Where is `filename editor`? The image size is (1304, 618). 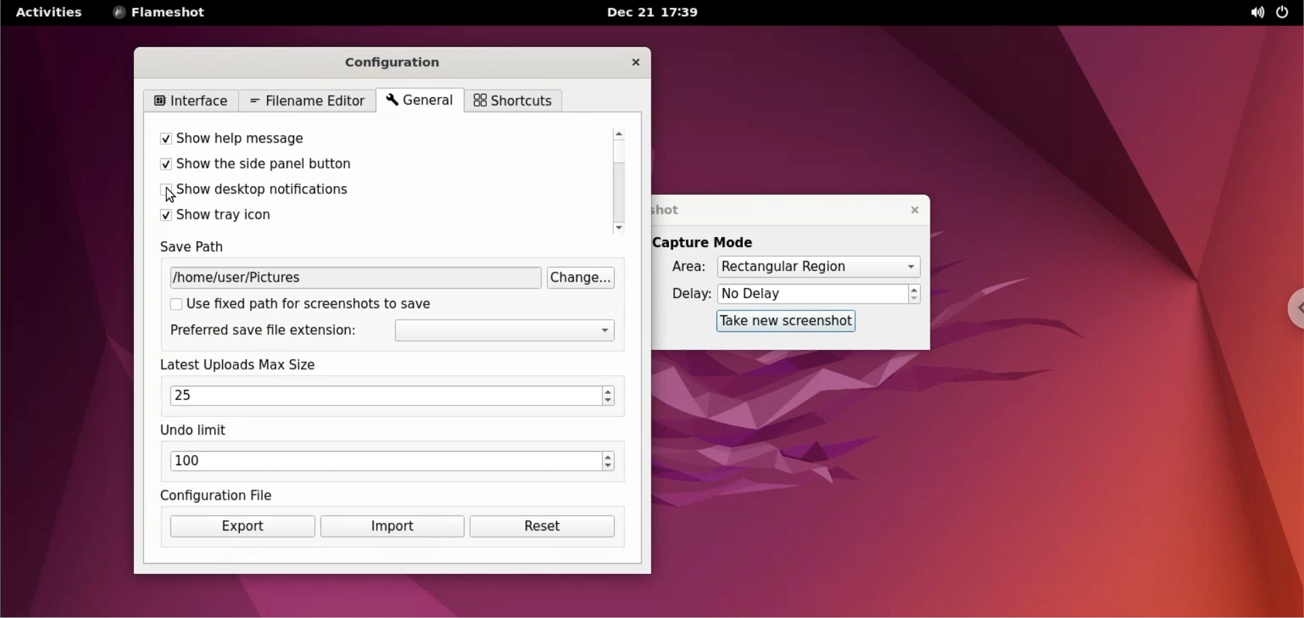 filename editor is located at coordinates (308, 102).